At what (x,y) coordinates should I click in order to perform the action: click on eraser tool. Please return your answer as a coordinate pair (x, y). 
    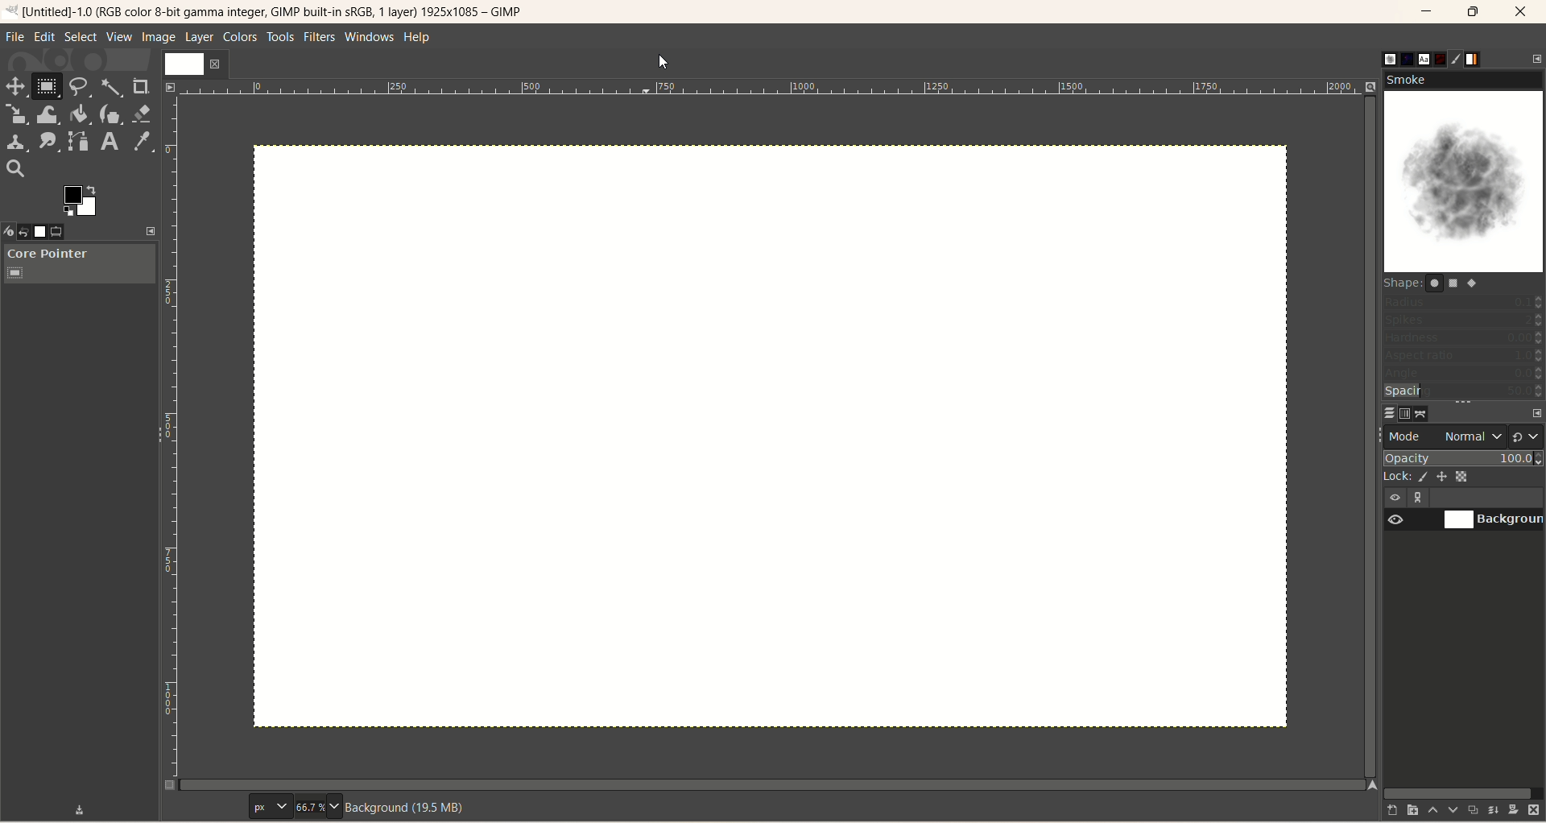
    Looking at the image, I should click on (142, 113).